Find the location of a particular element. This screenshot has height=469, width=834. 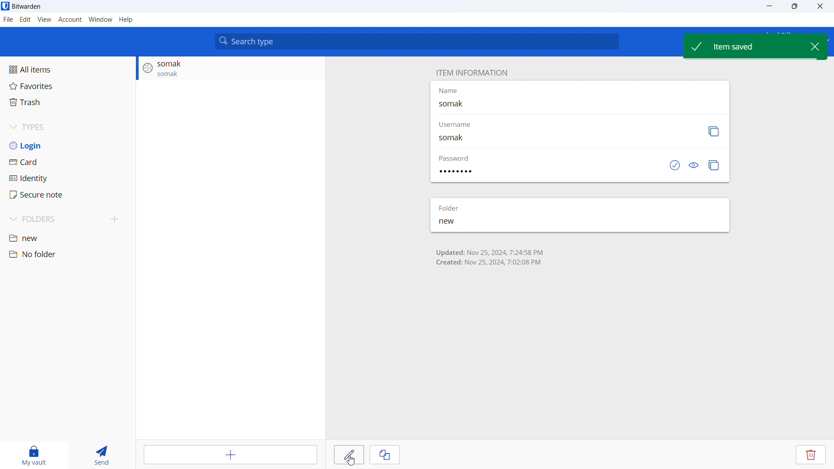

new is located at coordinates (68, 238).